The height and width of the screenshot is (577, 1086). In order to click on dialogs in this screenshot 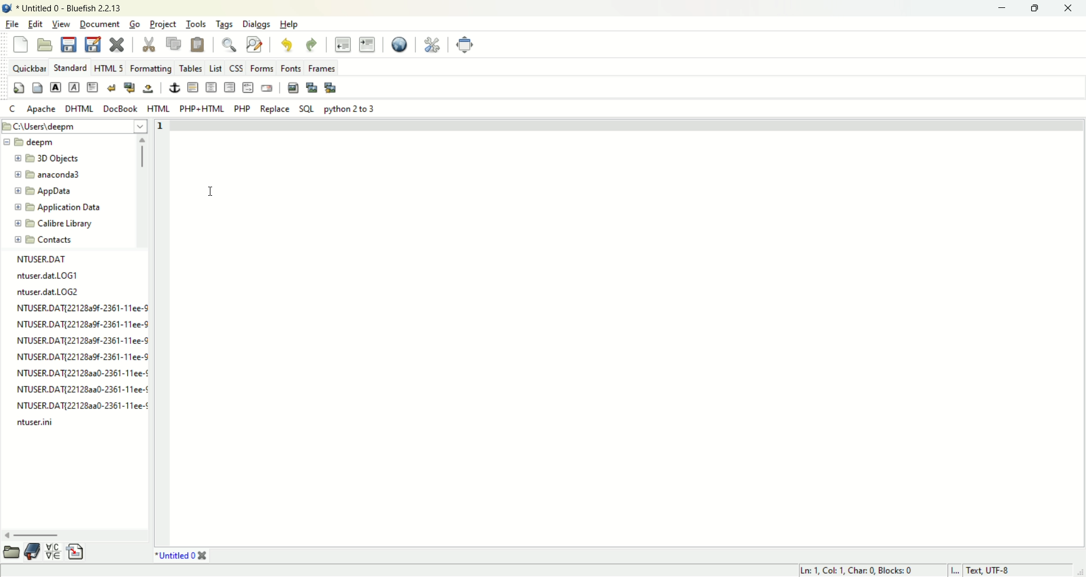, I will do `click(256, 24)`.